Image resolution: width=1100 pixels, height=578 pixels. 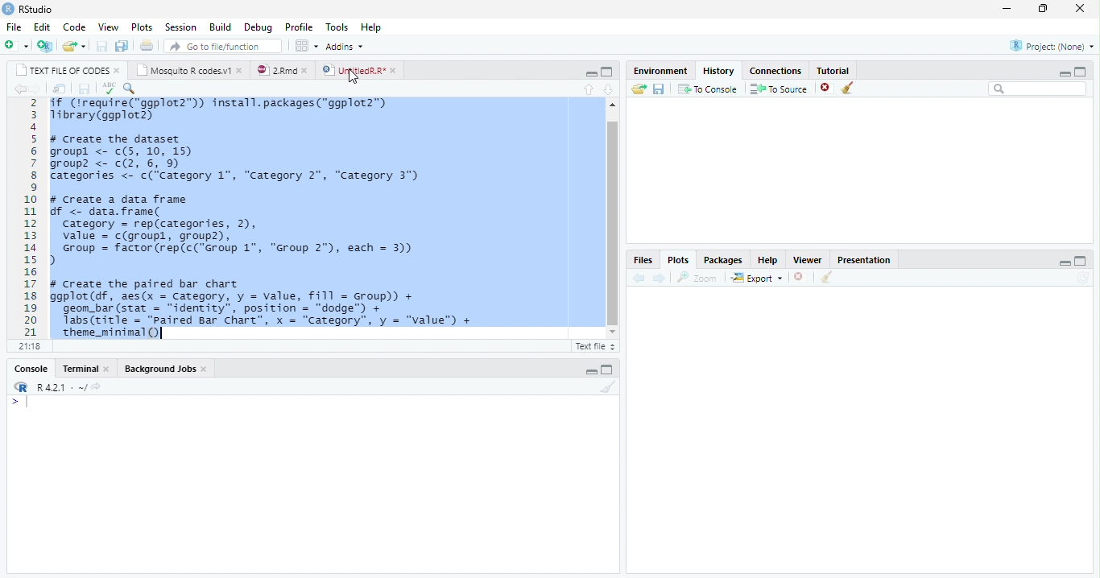 What do you see at coordinates (872, 258) in the screenshot?
I see `presentation` at bounding box center [872, 258].